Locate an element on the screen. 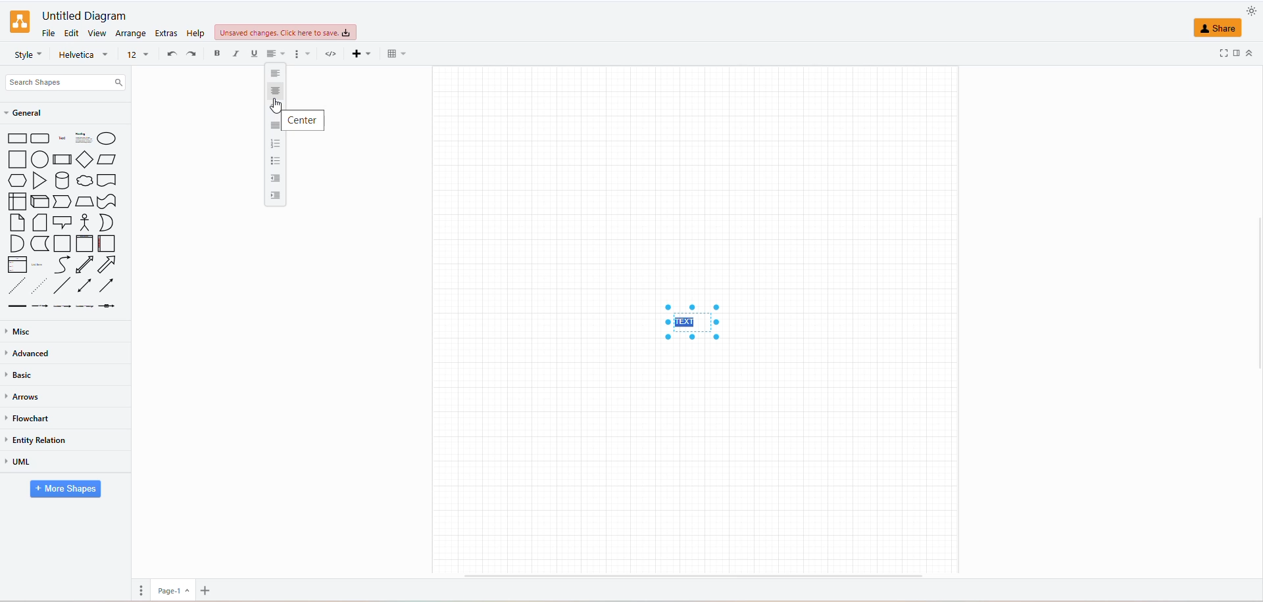 The image size is (1263, 602). left align is located at coordinates (274, 73).